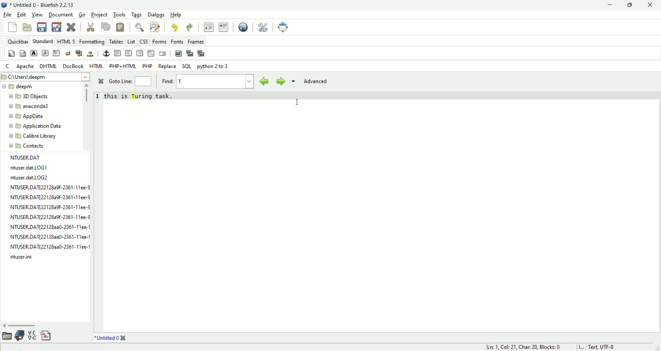  I want to click on PHP+HTML, so click(123, 66).